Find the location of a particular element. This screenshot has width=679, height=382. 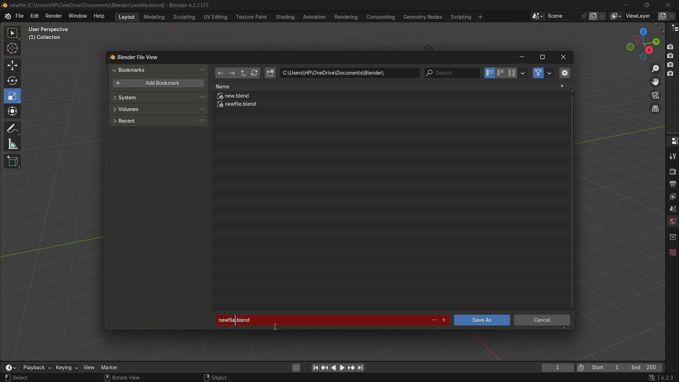

modeling menu is located at coordinates (155, 16).